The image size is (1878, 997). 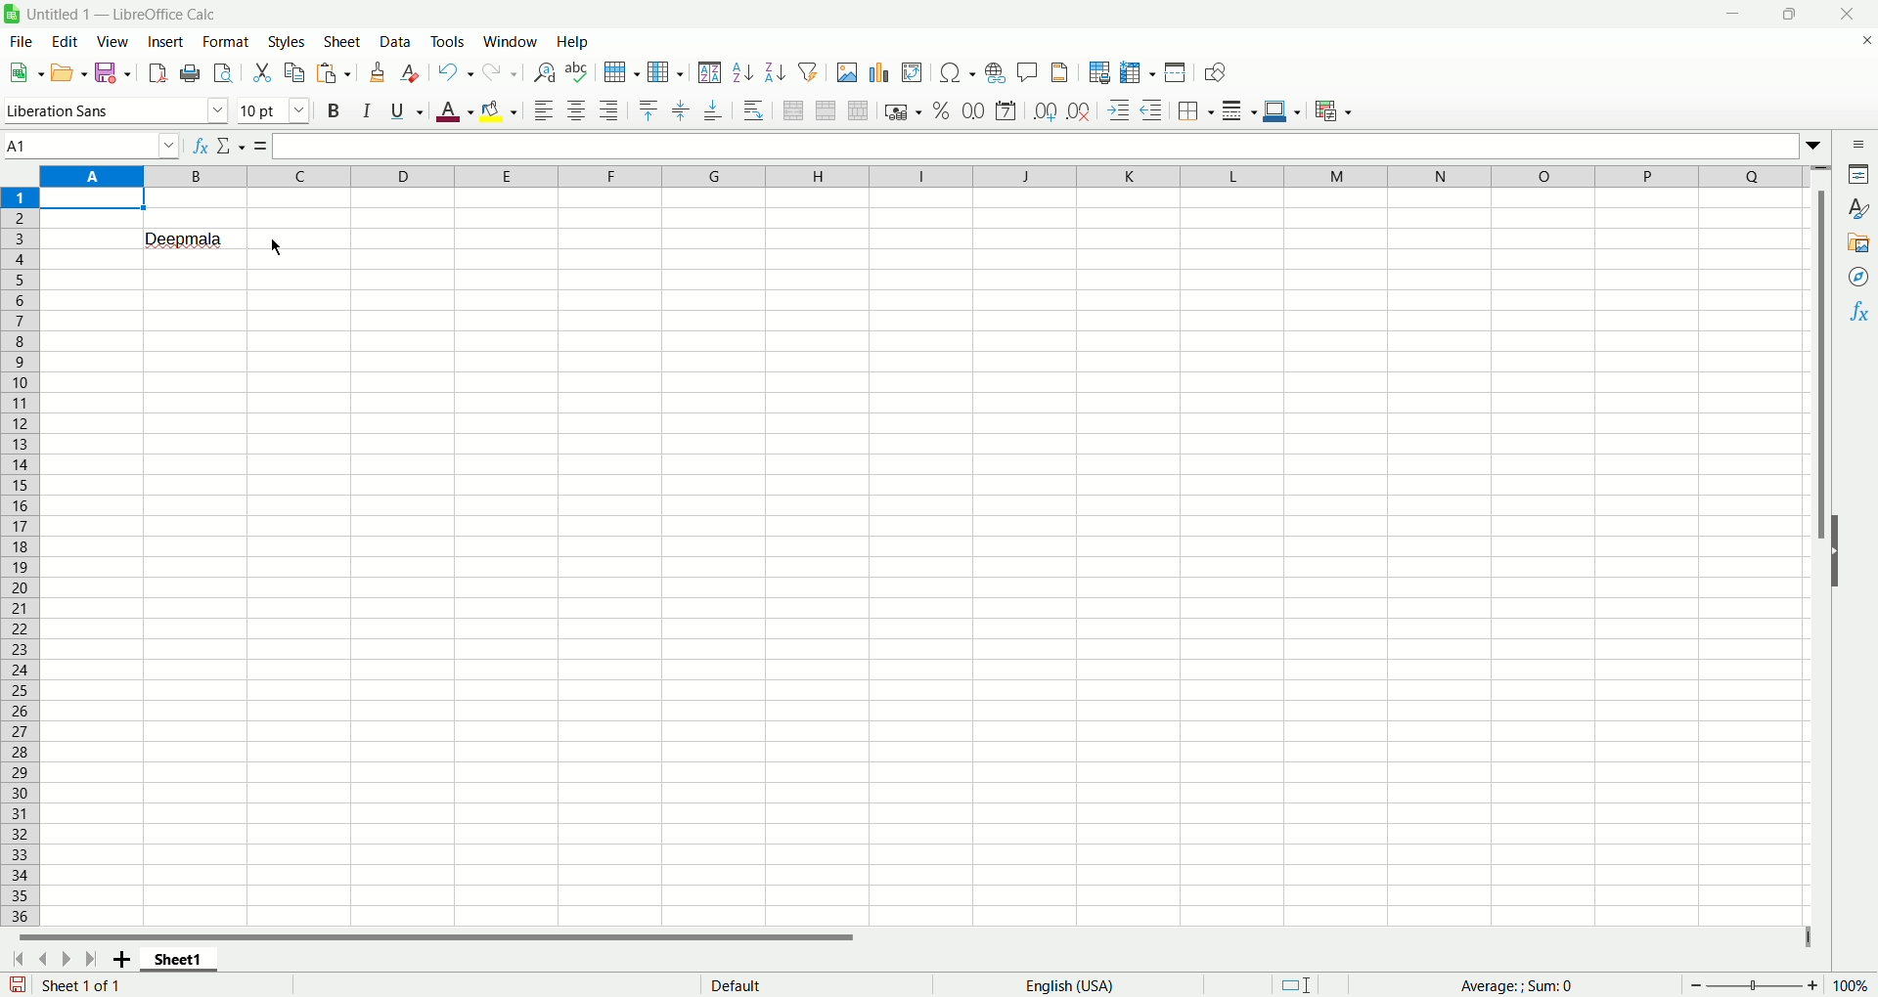 What do you see at coordinates (666, 72) in the screenshot?
I see `Column` at bounding box center [666, 72].